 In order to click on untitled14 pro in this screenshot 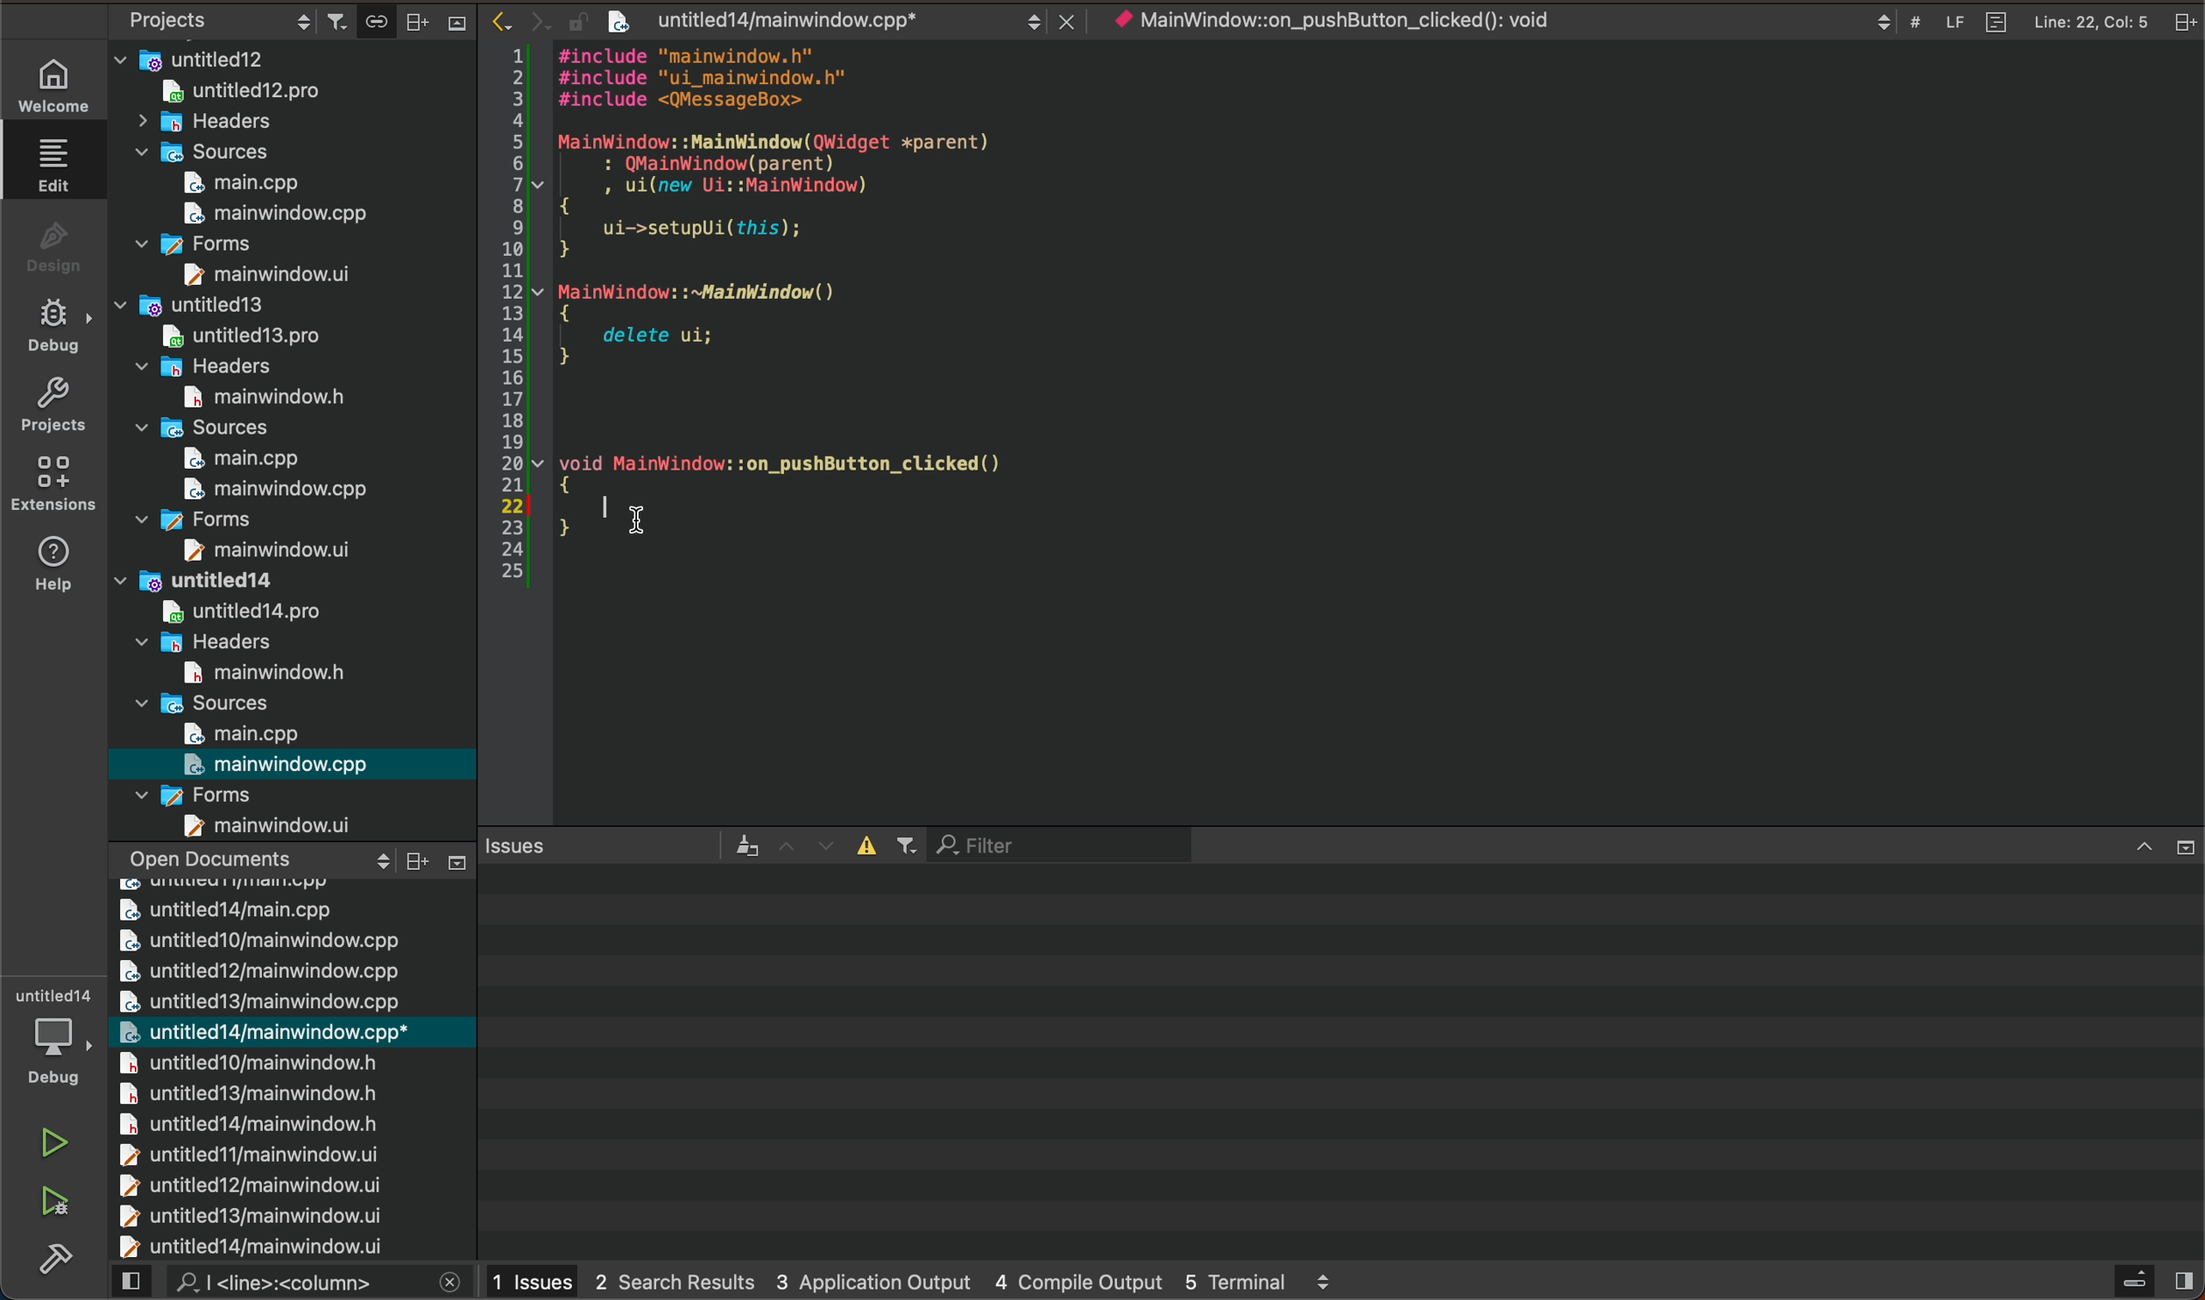, I will do `click(223, 609)`.